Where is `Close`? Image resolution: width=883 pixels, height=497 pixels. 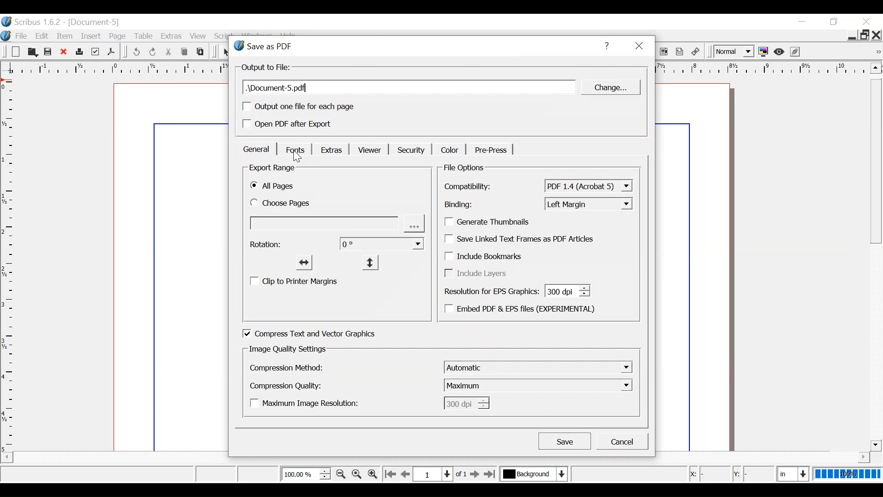
Close is located at coordinates (877, 35).